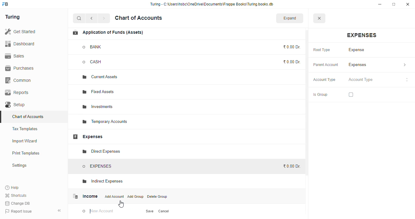  I want to click on income, so click(84, 196).